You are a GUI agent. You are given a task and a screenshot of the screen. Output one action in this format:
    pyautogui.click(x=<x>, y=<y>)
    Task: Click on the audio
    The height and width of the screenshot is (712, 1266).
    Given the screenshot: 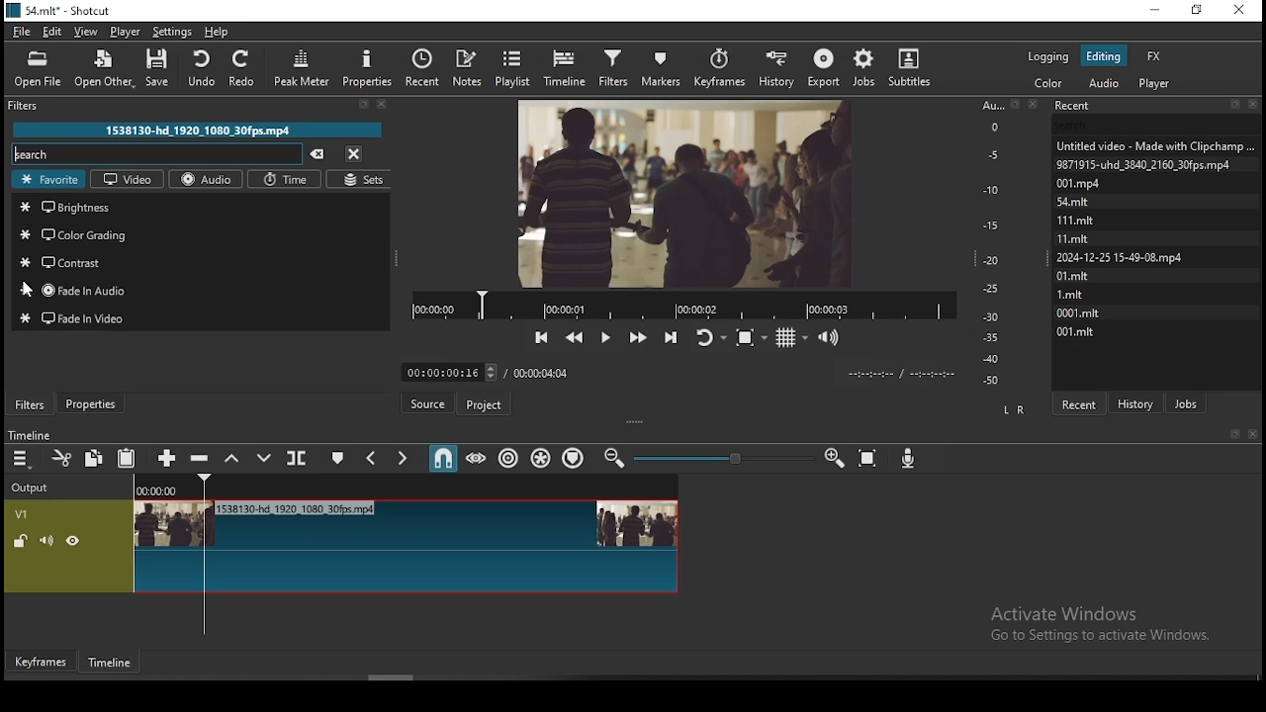 What is the action you would take?
    pyautogui.click(x=208, y=179)
    